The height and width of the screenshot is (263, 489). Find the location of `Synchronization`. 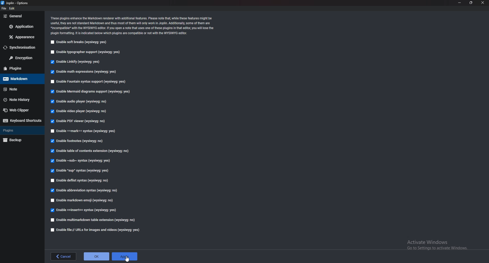

Synchronization is located at coordinates (22, 48).